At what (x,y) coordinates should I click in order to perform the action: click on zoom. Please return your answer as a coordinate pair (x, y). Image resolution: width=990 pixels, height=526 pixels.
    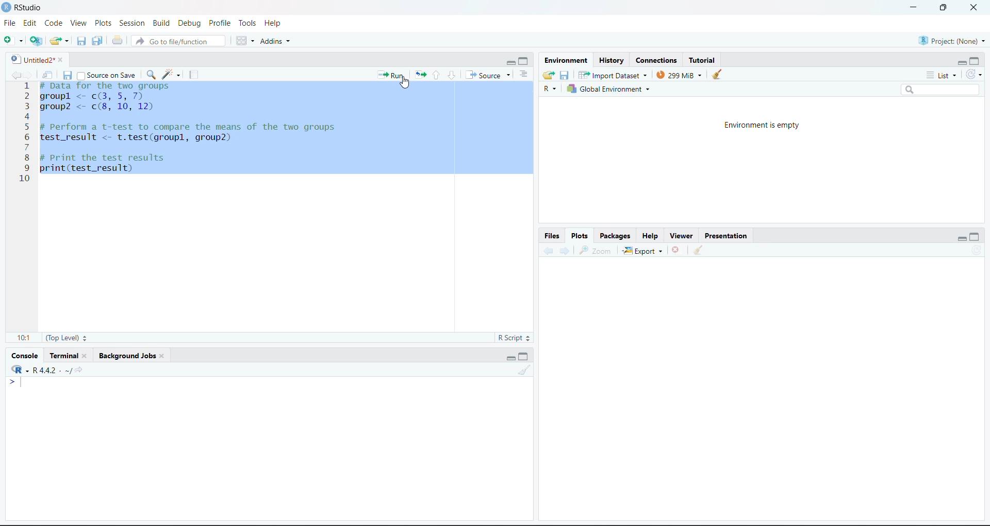
    Looking at the image, I should click on (594, 250).